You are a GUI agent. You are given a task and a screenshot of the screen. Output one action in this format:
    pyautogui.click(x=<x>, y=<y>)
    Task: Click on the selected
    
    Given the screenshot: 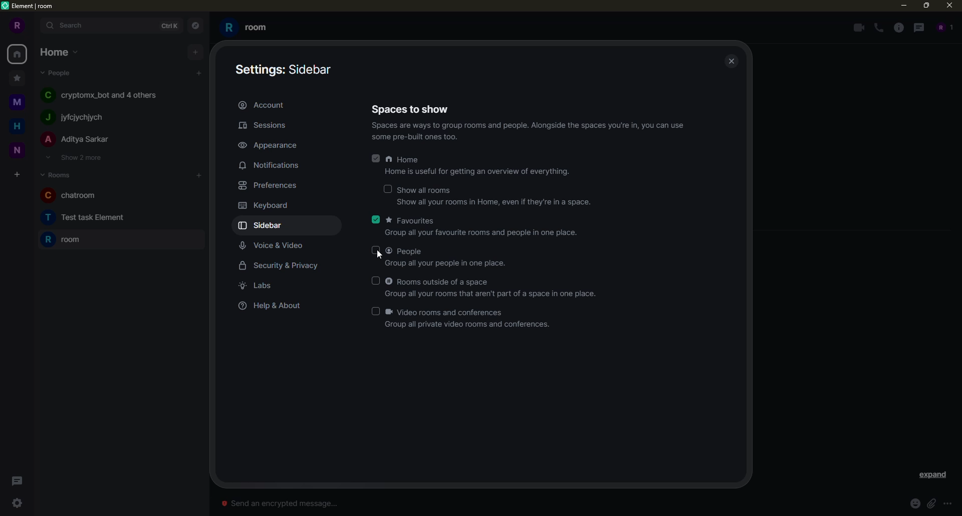 What is the action you would take?
    pyautogui.click(x=377, y=219)
    